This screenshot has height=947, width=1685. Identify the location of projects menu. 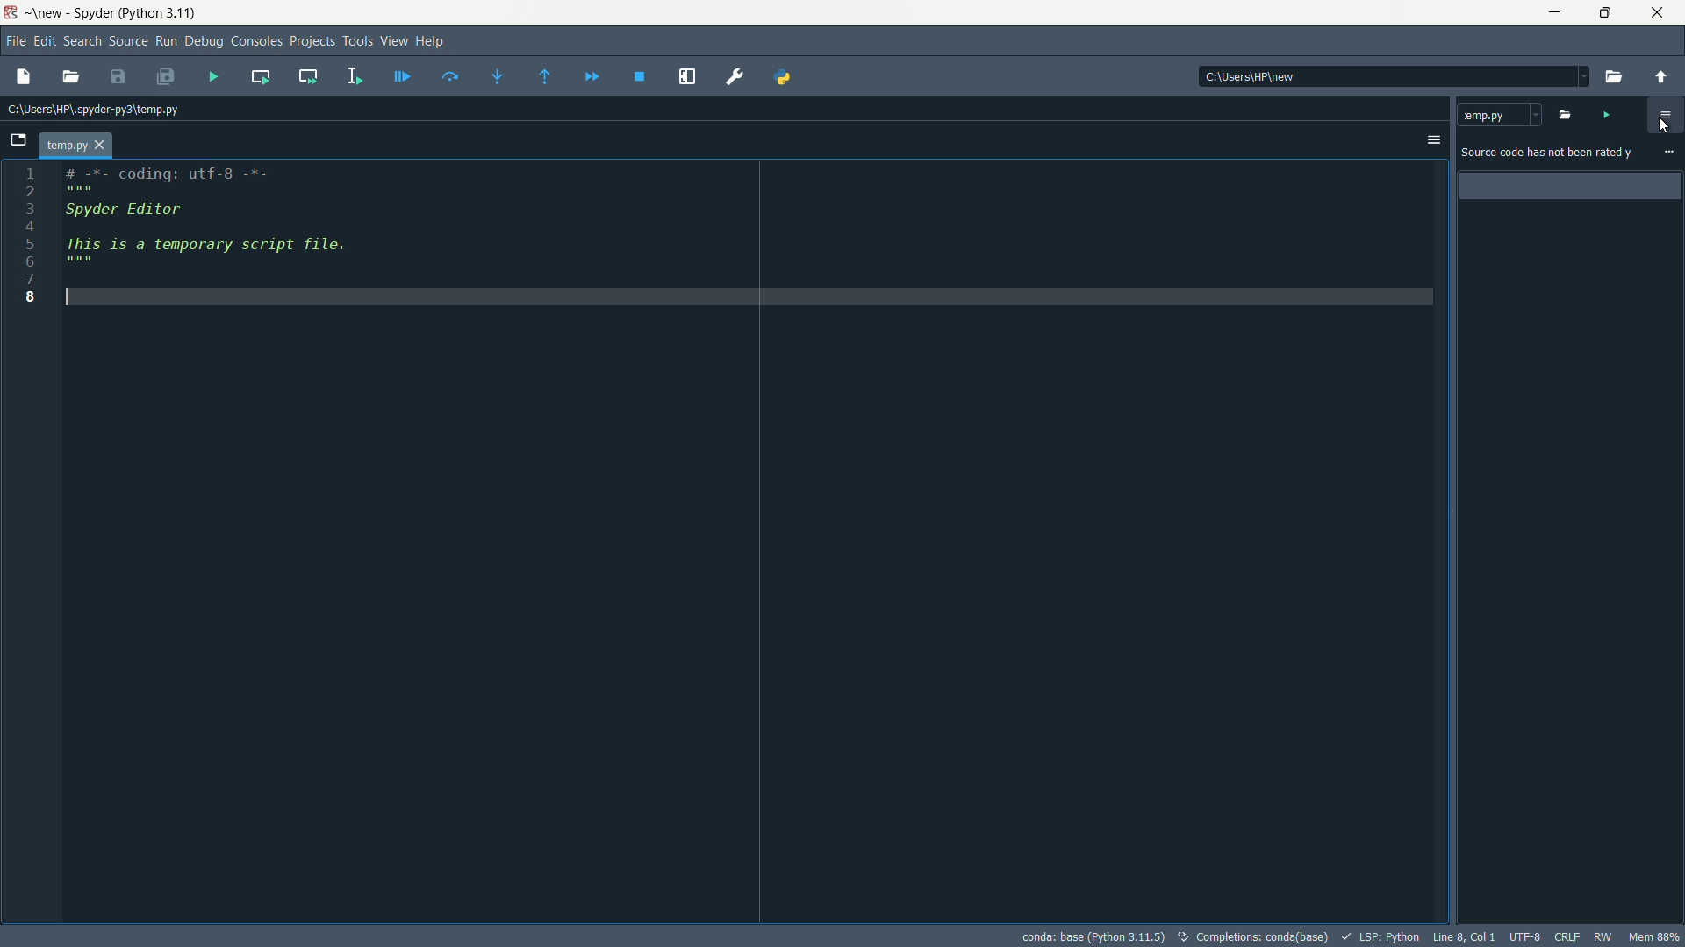
(312, 41).